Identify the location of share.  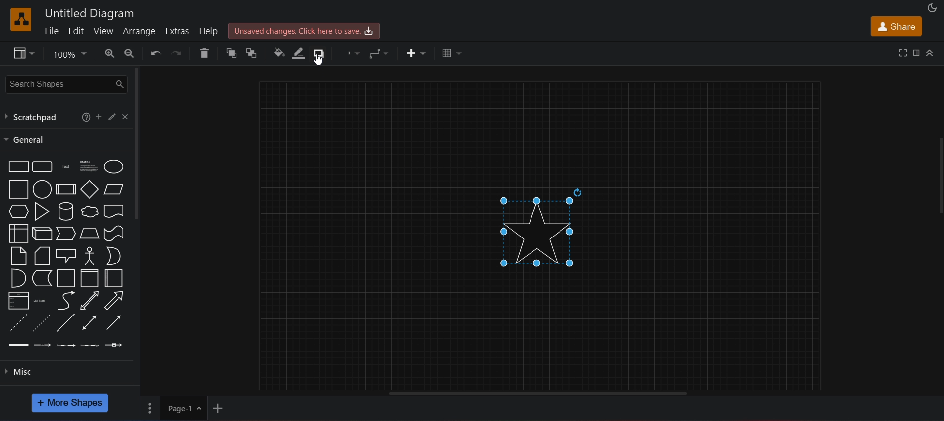
(896, 26).